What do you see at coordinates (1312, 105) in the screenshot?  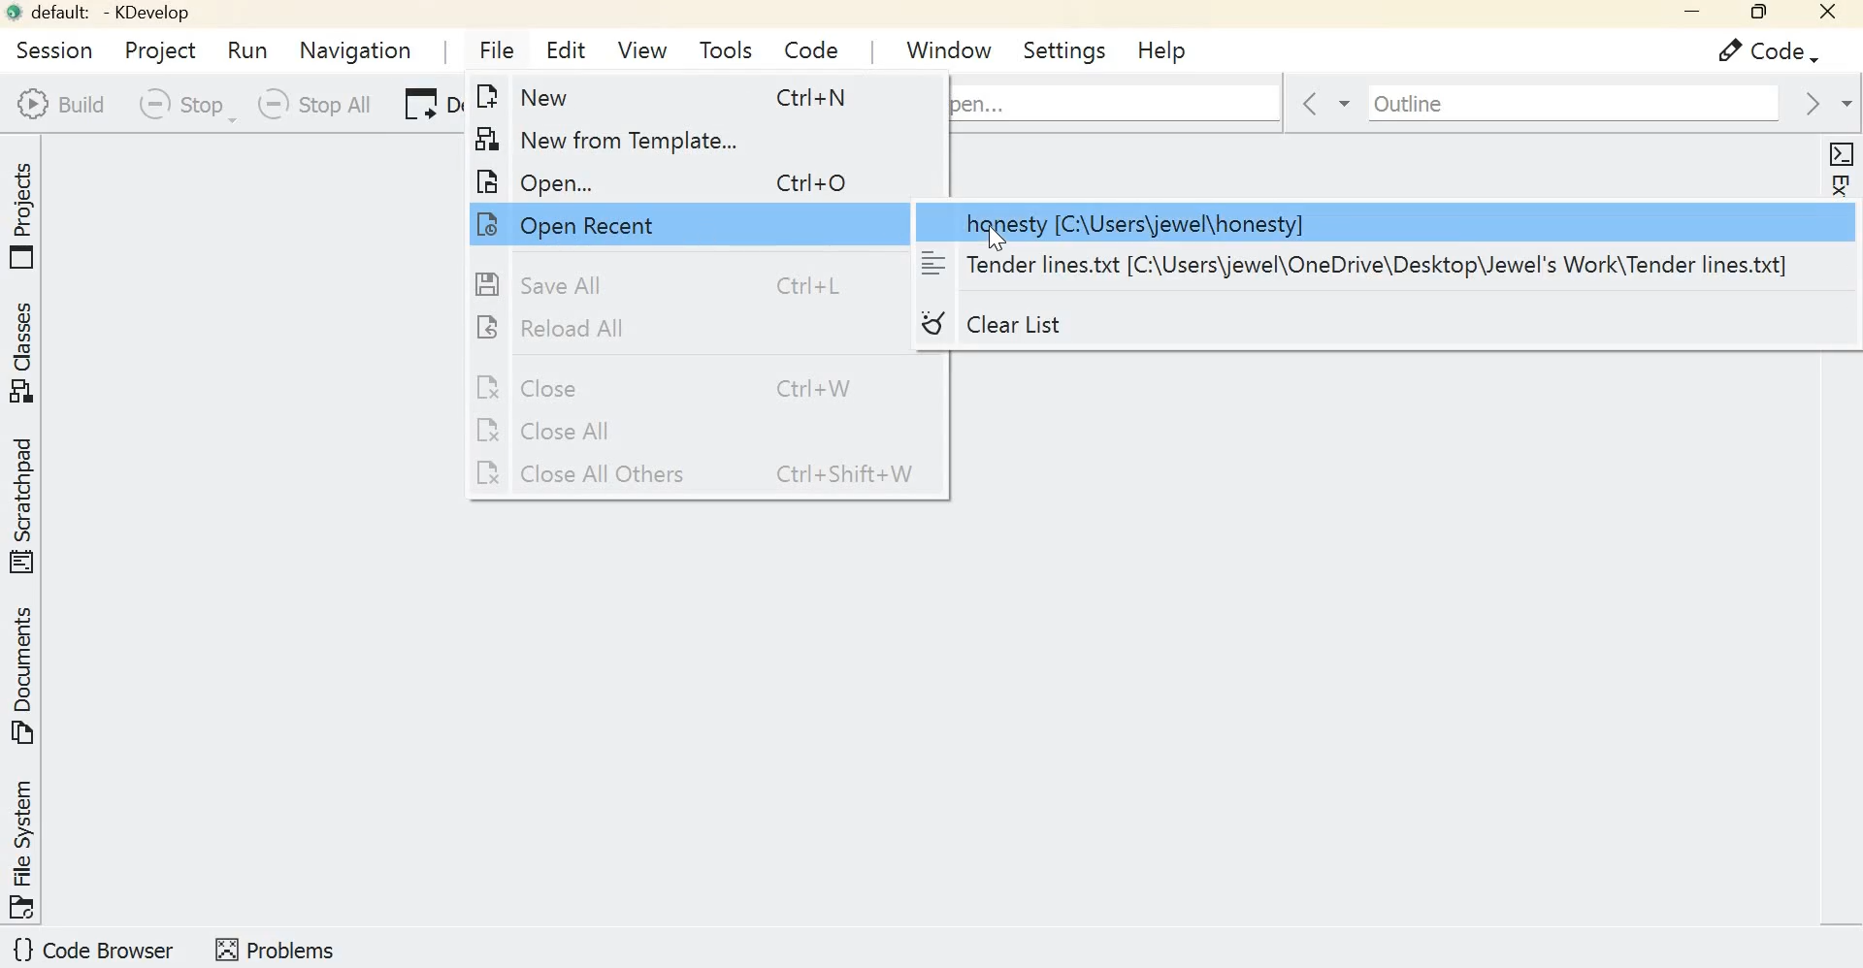 I see `Go back in context history` at bounding box center [1312, 105].